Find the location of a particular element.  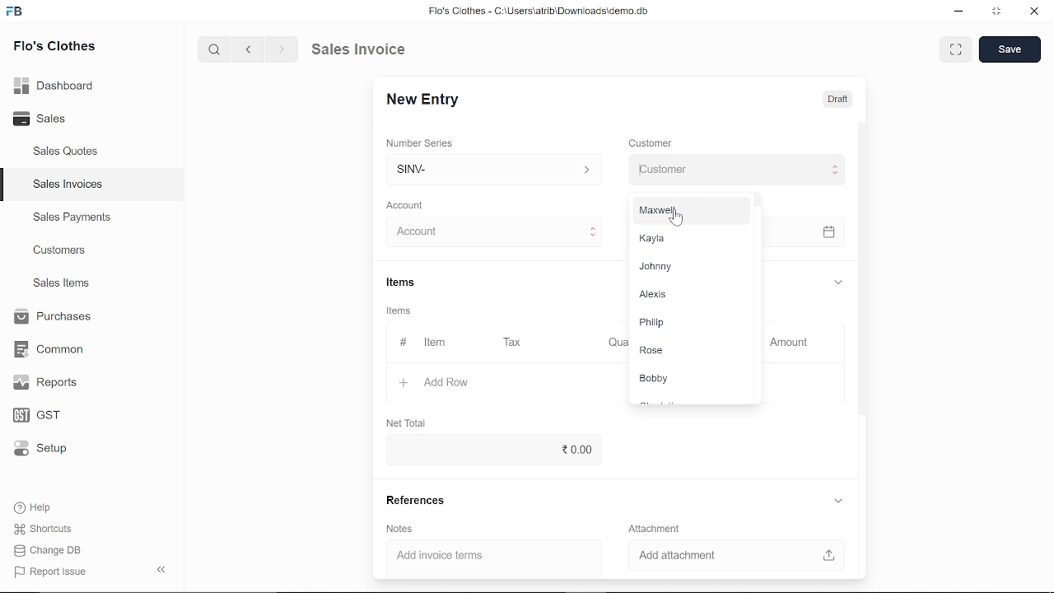

Add attachment is located at coordinates (733, 556).